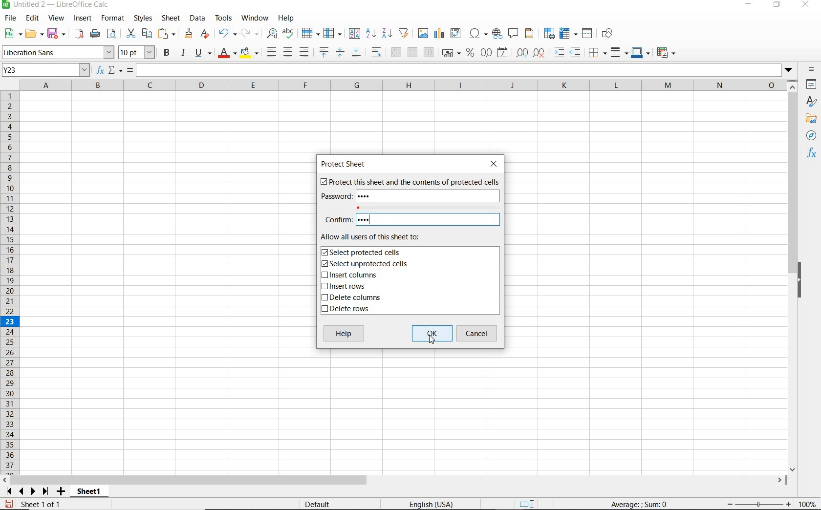  What do you see at coordinates (204, 33) in the screenshot?
I see `CLEAR DIRECT FORMATTING` at bounding box center [204, 33].